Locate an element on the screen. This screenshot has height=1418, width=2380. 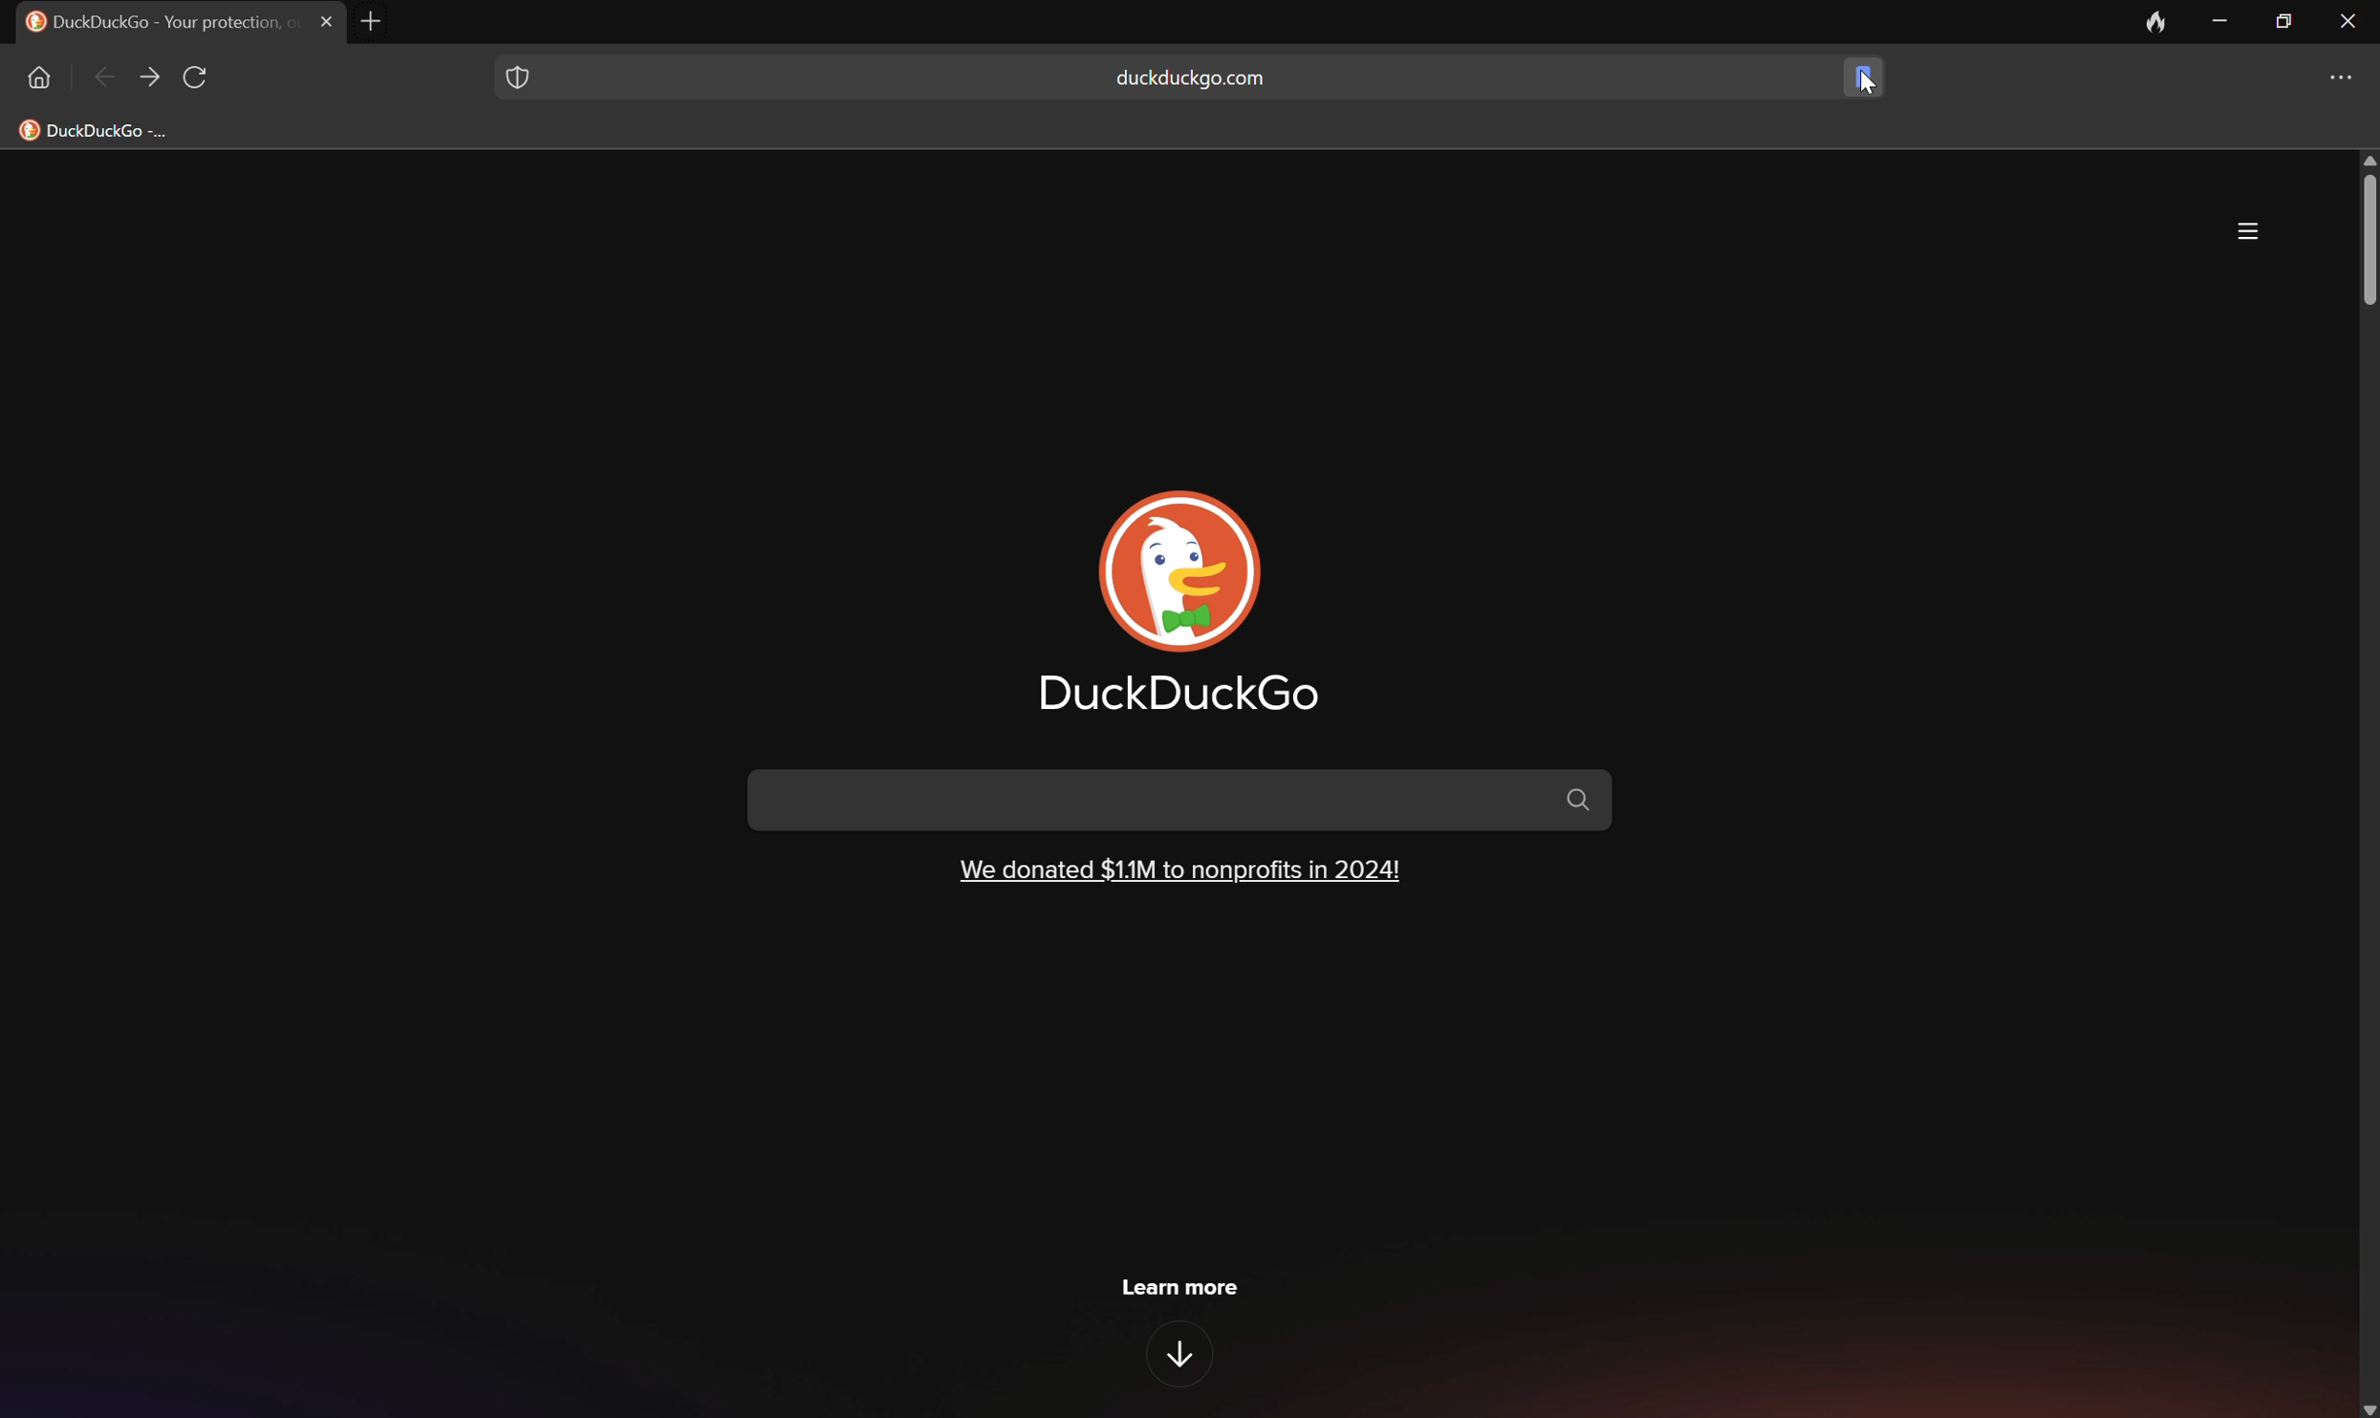
Cursor is located at coordinates (1867, 82).